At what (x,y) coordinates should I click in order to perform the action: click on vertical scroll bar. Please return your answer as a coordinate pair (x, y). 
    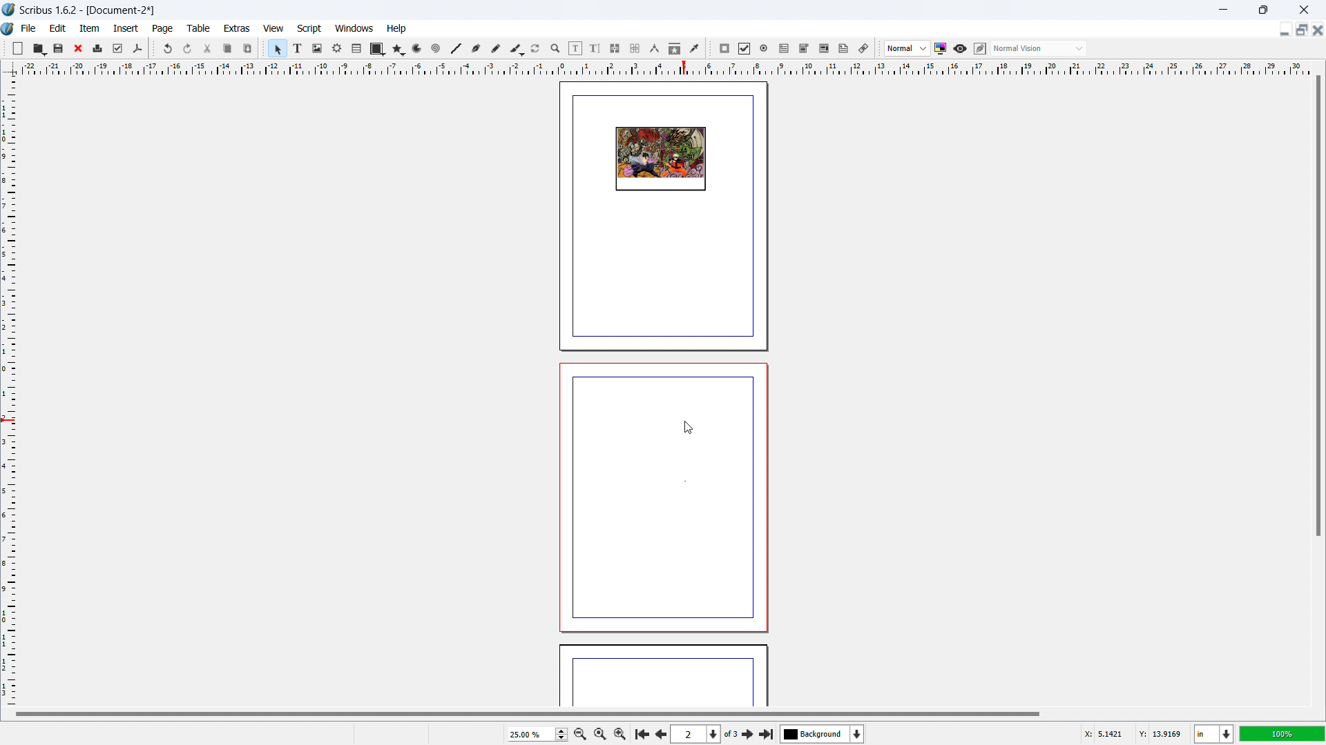
    Looking at the image, I should click on (1316, 308).